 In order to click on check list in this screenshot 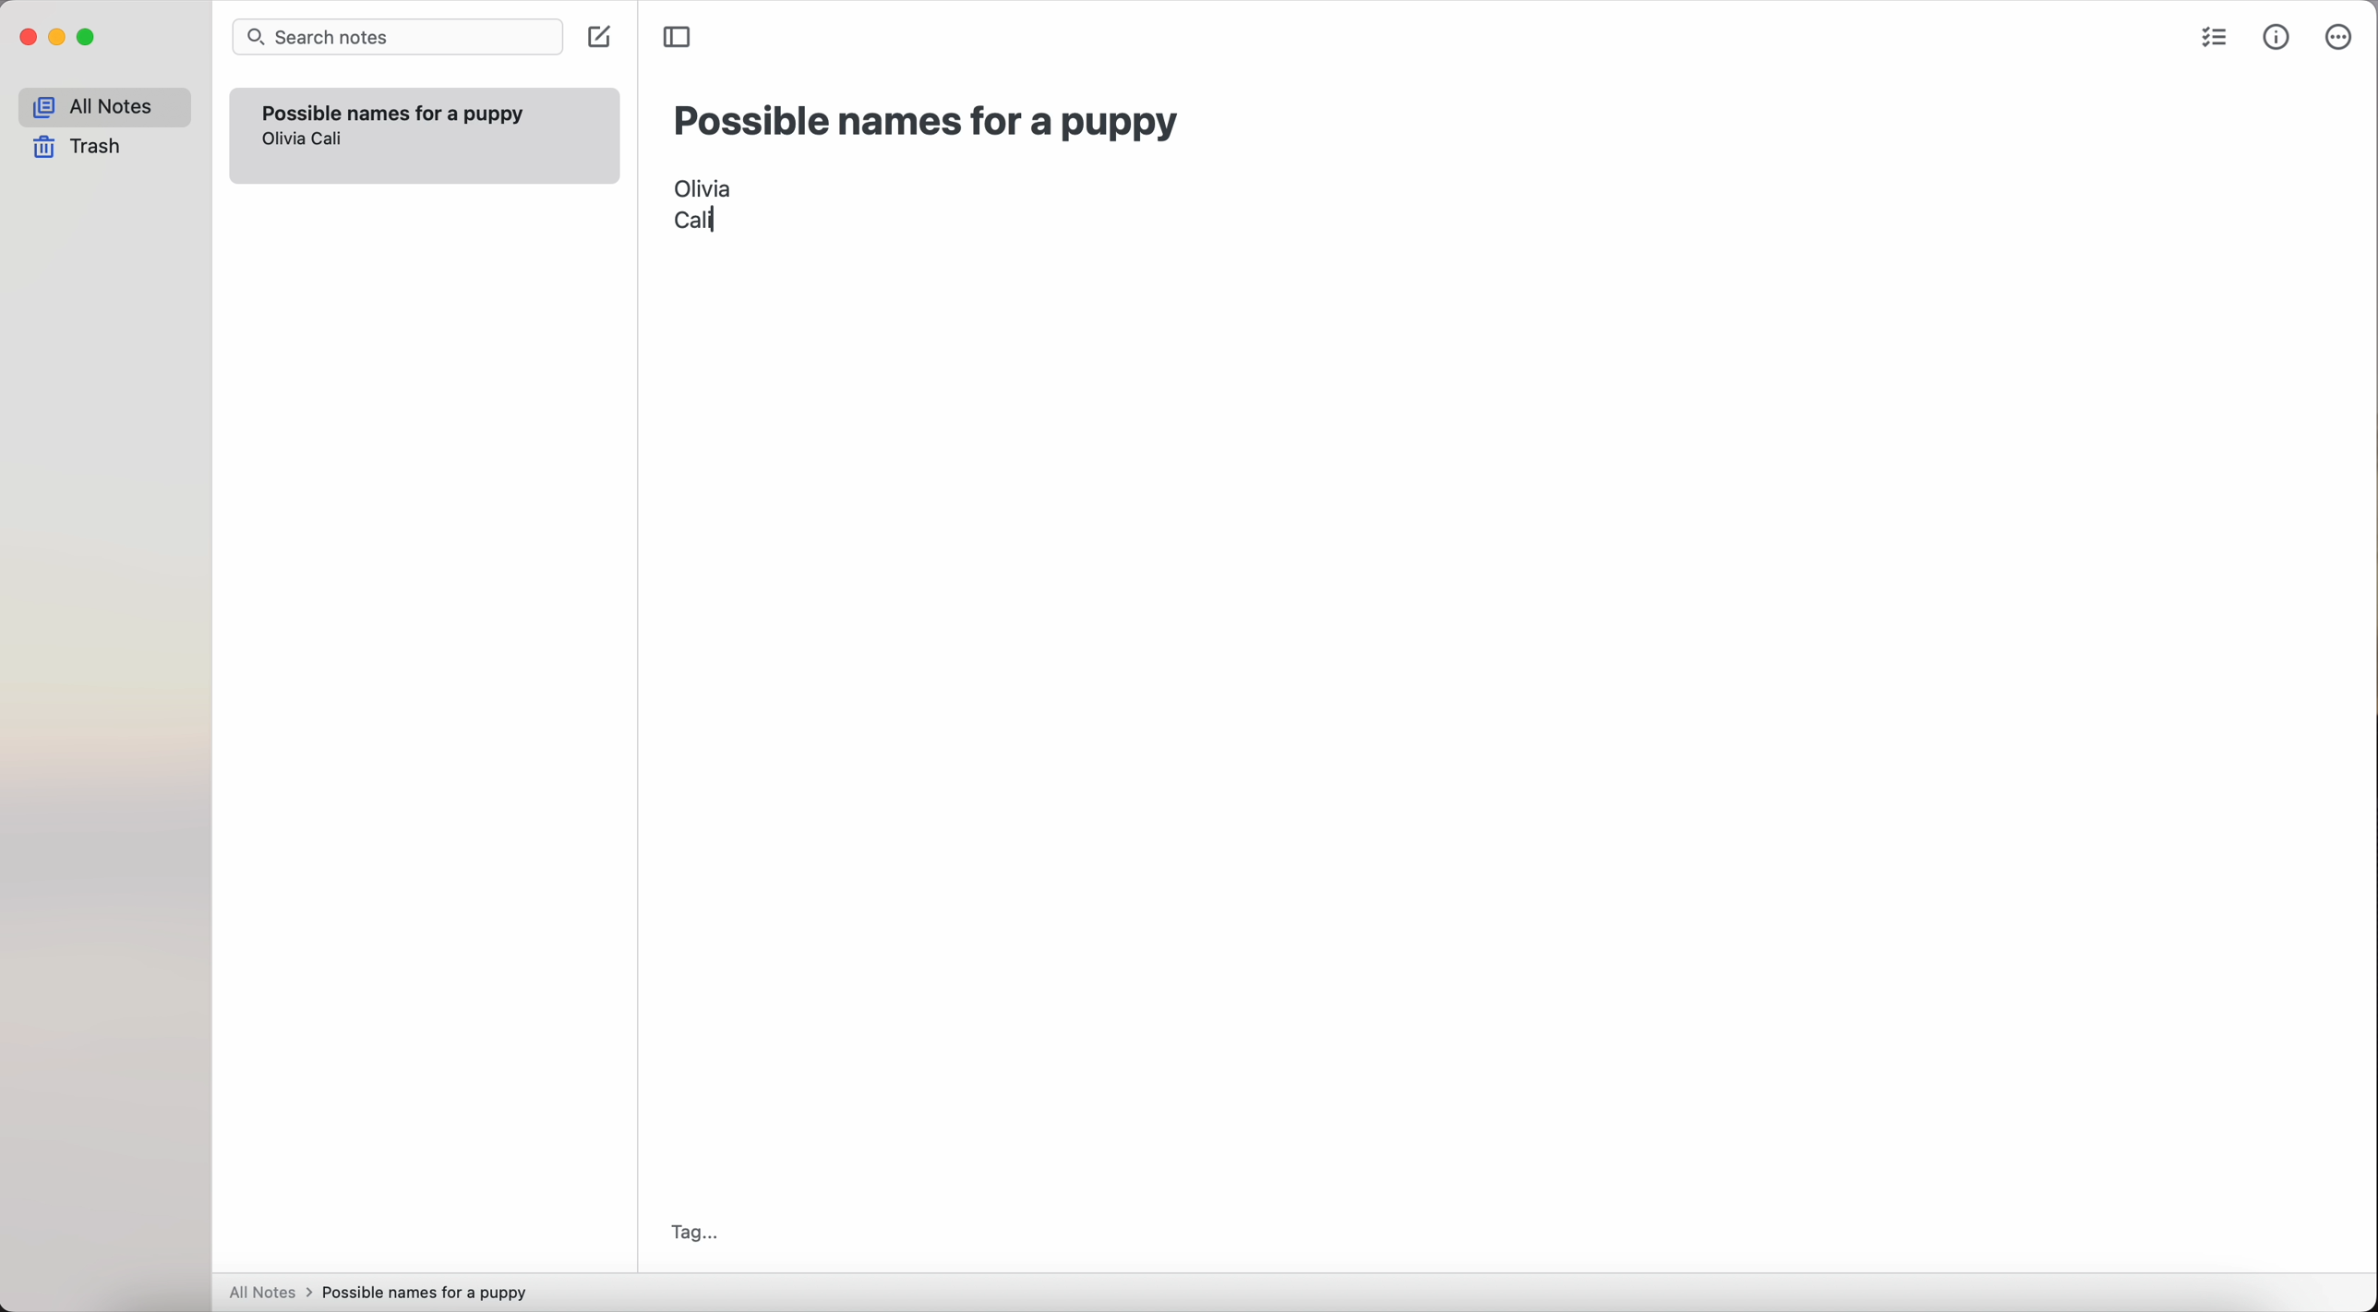, I will do `click(2213, 40)`.